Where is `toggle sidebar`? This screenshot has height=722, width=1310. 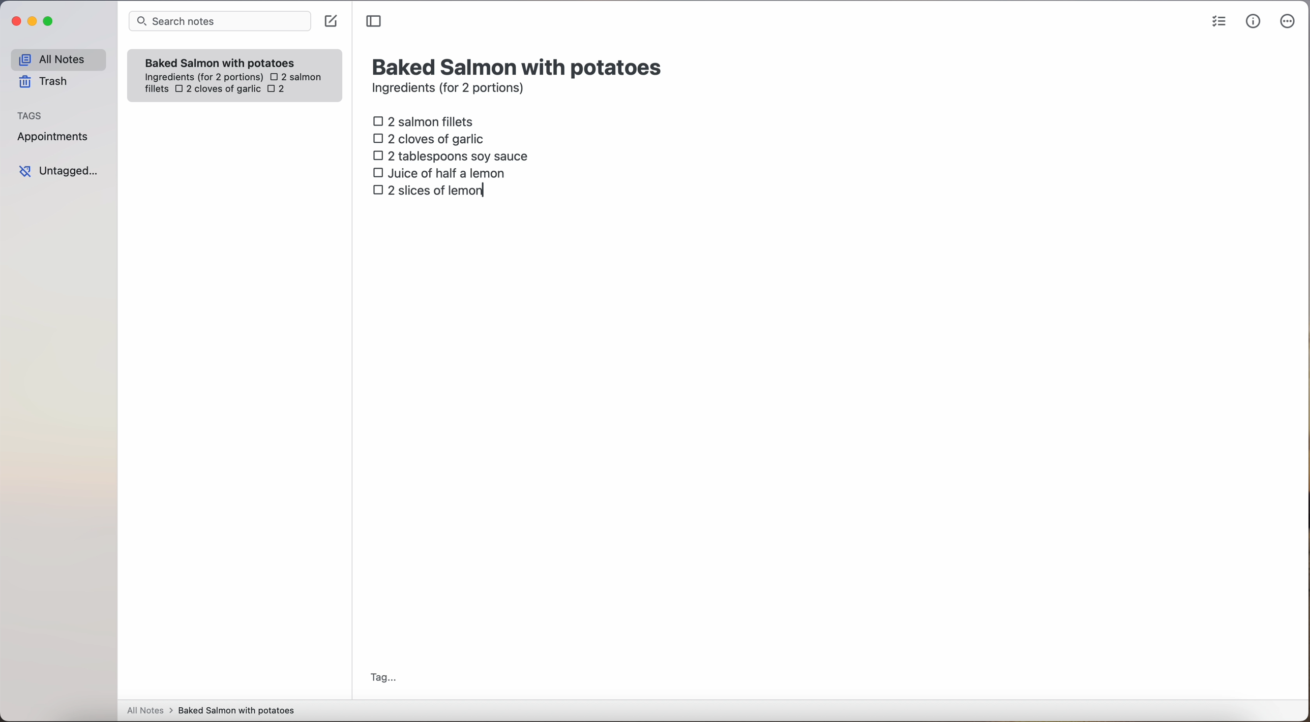
toggle sidebar is located at coordinates (375, 22).